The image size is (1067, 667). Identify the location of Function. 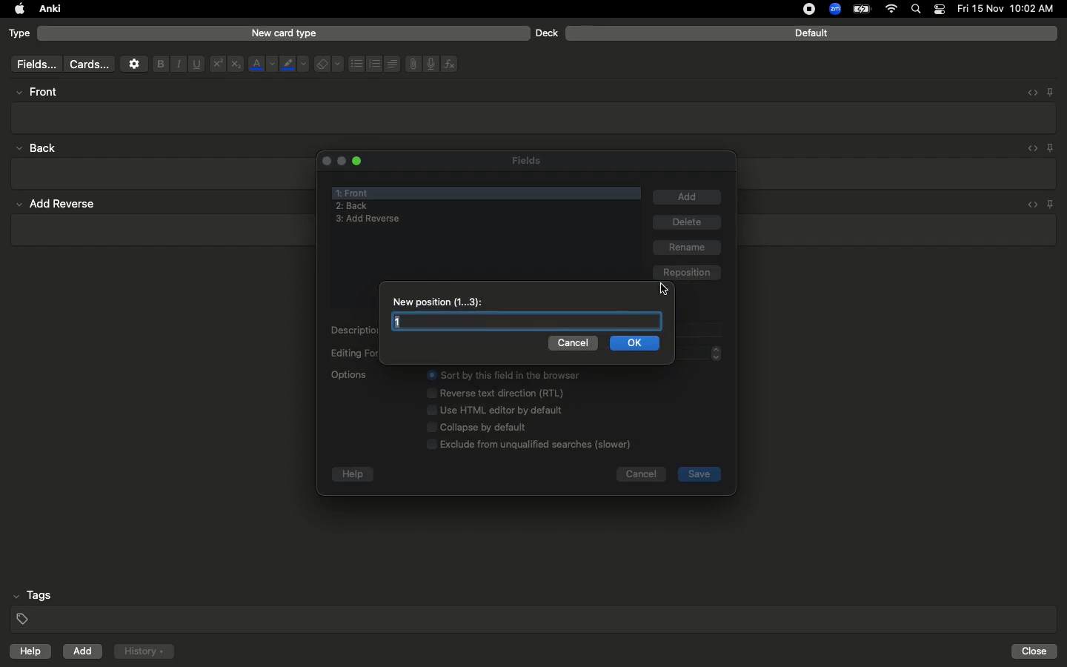
(451, 64).